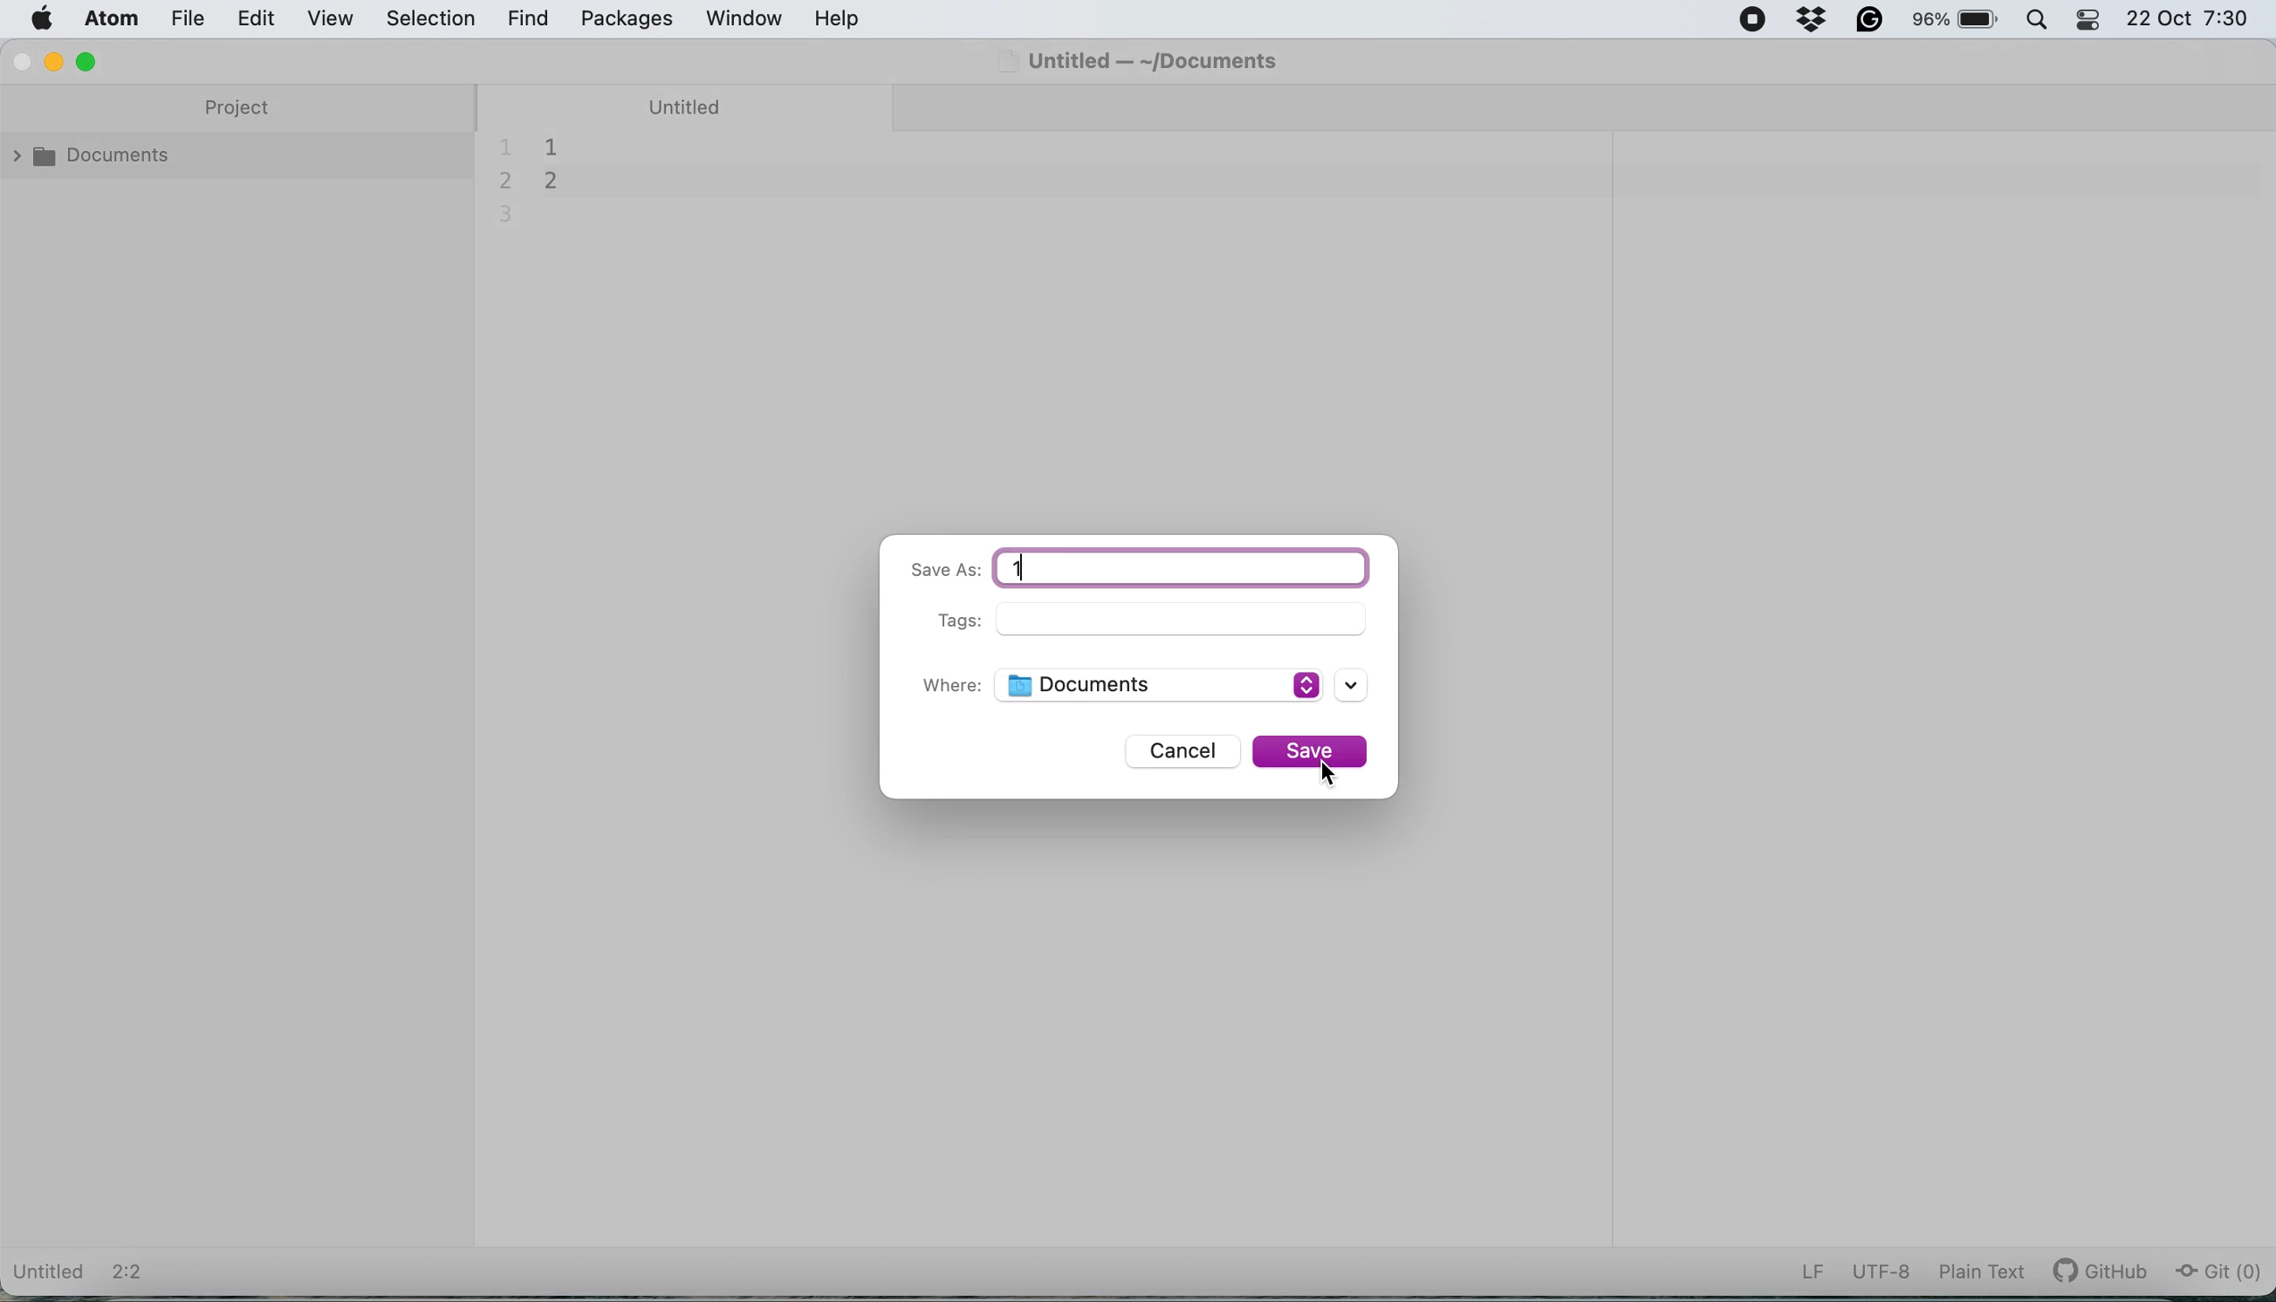  What do you see at coordinates (240, 110) in the screenshot?
I see `project` at bounding box center [240, 110].